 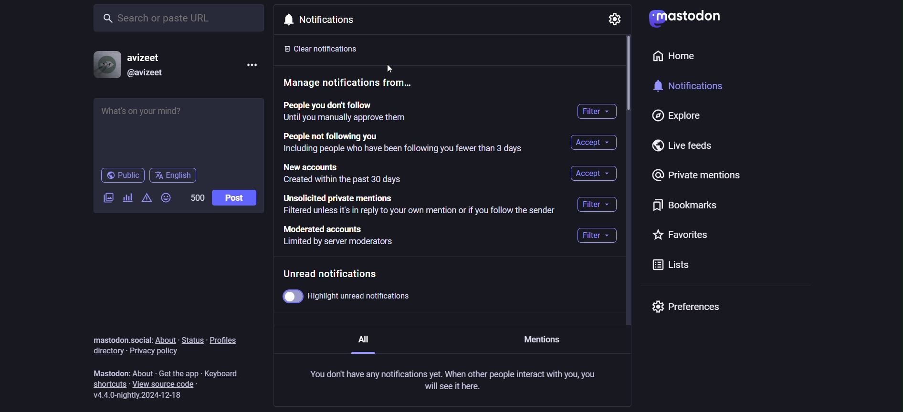 What do you see at coordinates (353, 84) in the screenshot?
I see `manage notification from` at bounding box center [353, 84].